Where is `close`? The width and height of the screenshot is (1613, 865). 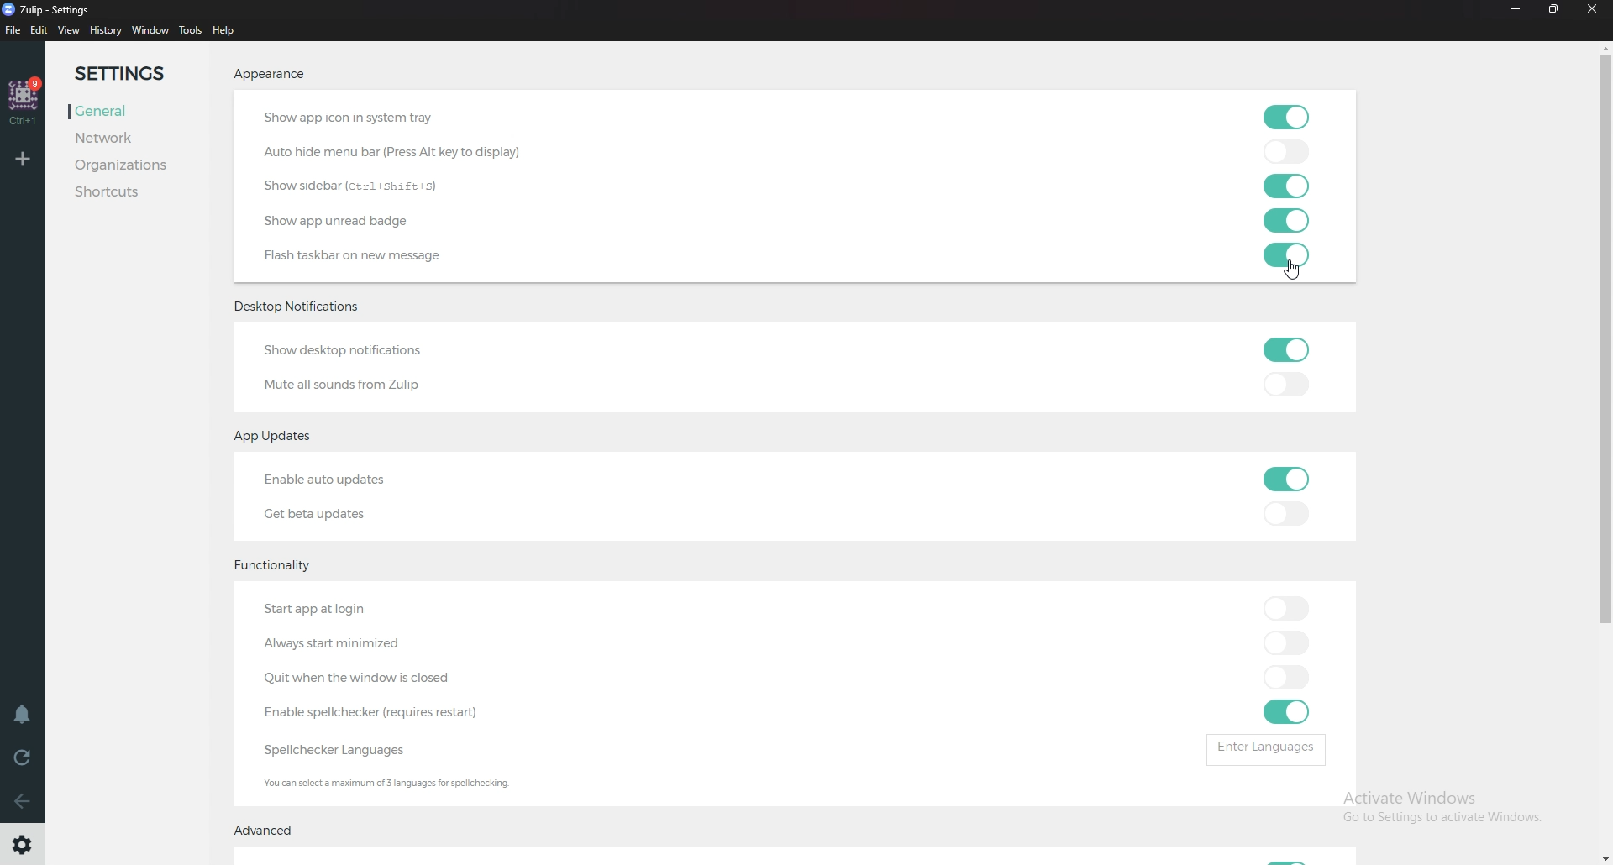
close is located at coordinates (1598, 10).